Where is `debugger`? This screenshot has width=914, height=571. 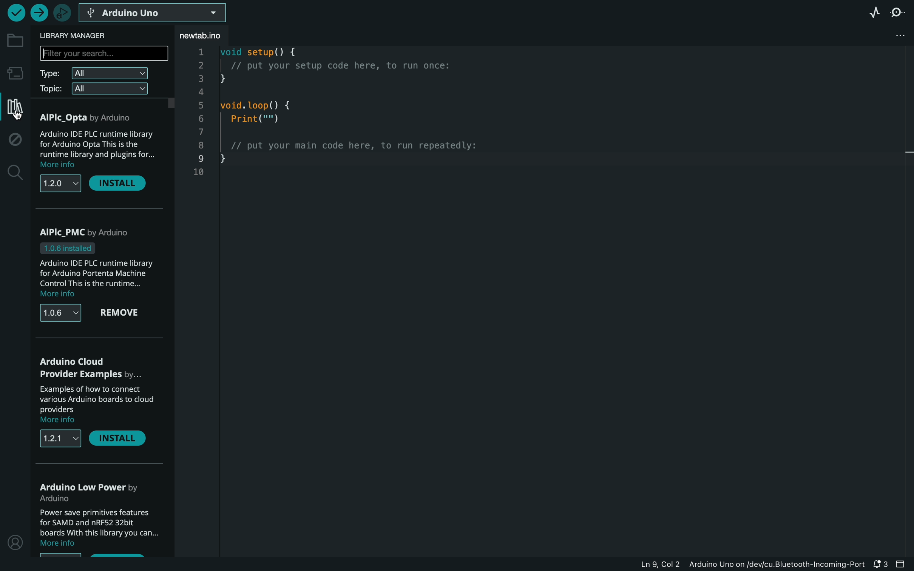
debugger is located at coordinates (63, 11).